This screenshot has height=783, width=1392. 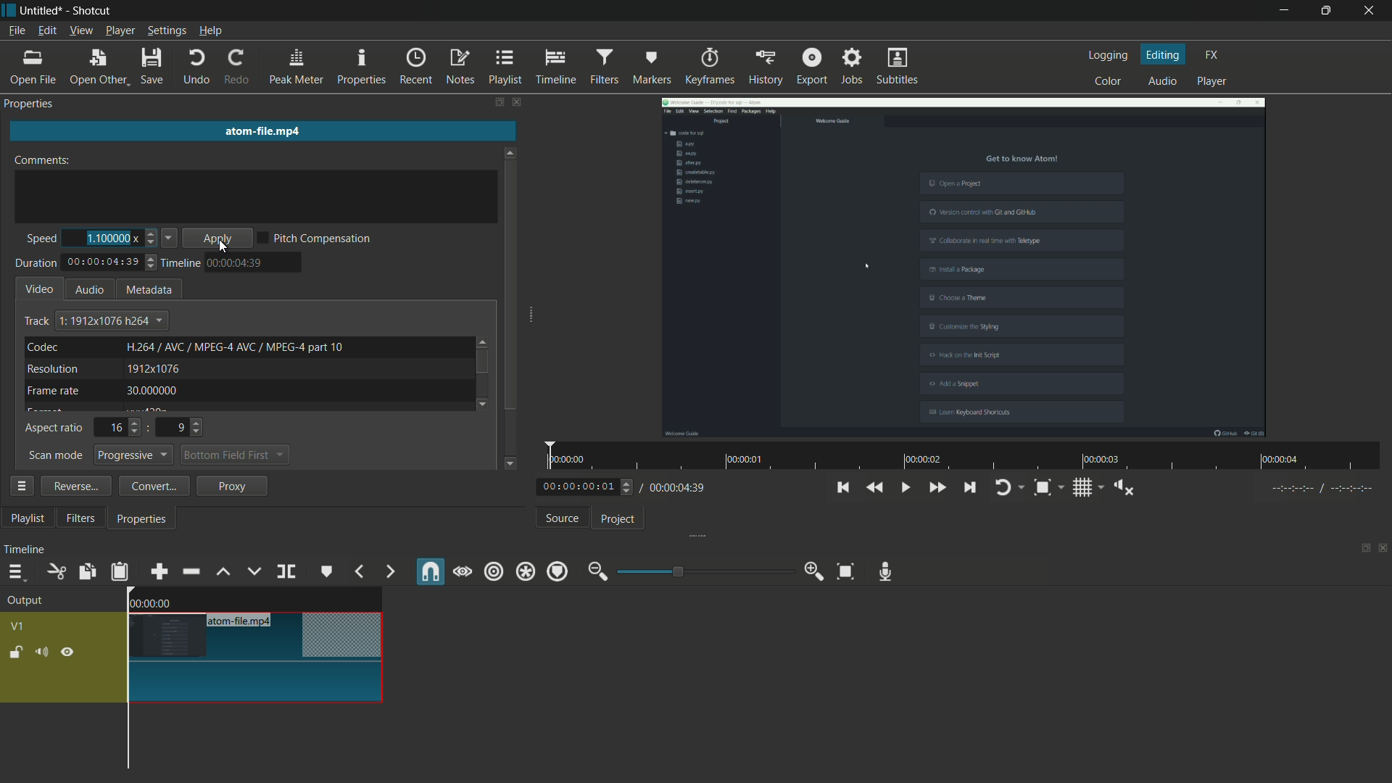 I want to click on jobs, so click(x=852, y=65).